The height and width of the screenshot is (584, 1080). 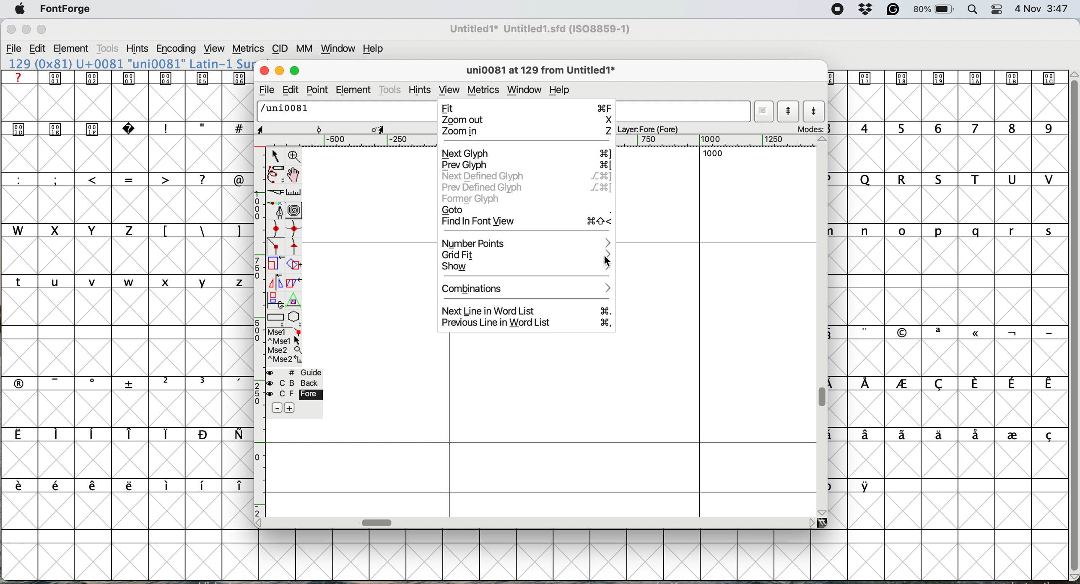 I want to click on find in font view, so click(x=528, y=223).